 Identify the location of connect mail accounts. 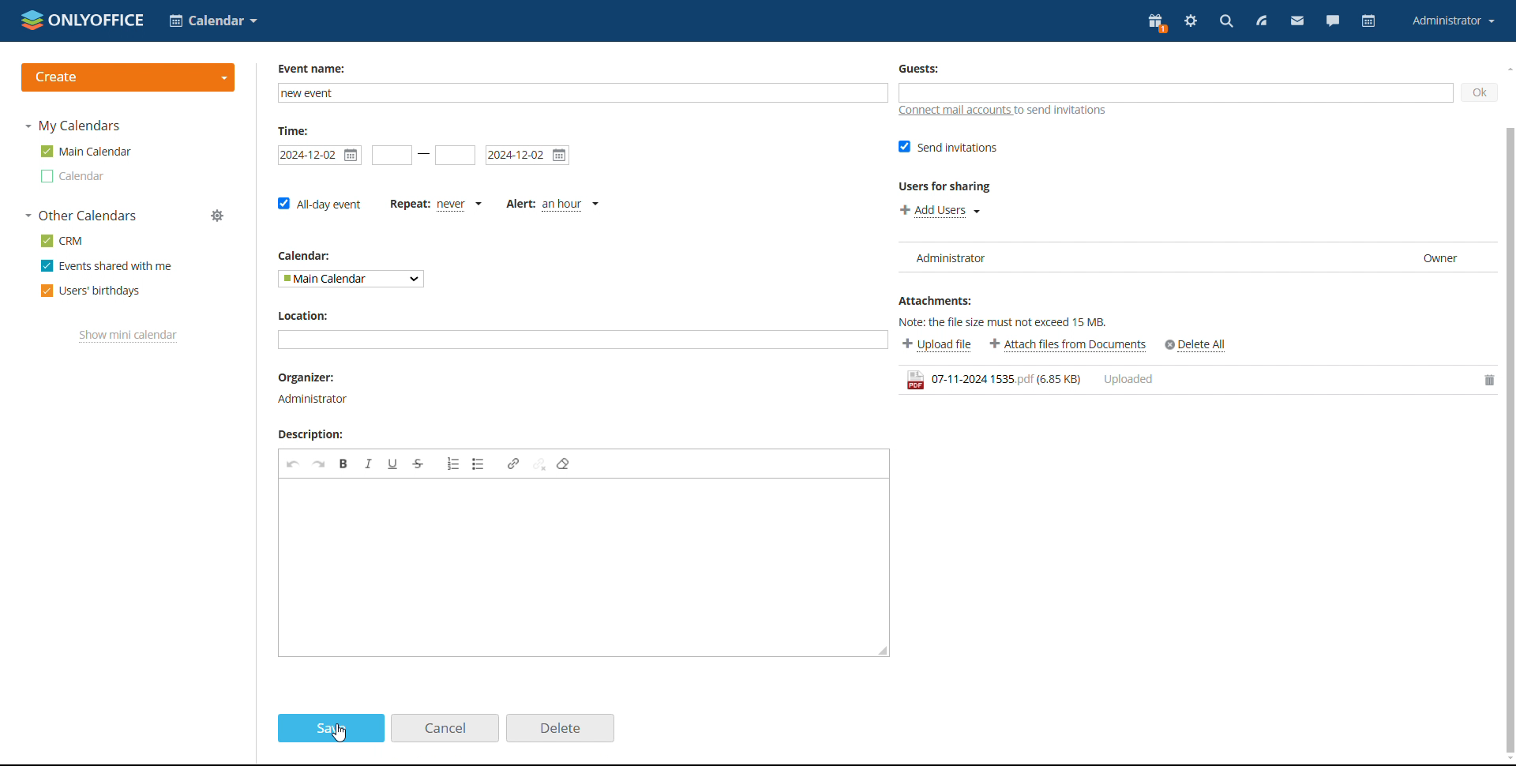
(1016, 113).